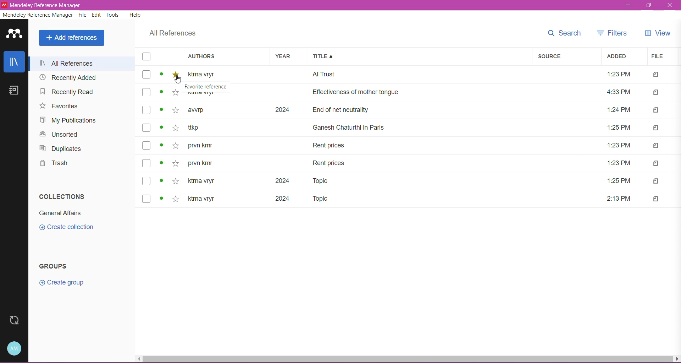 Image resolution: width=681 pixels, height=363 pixels. I want to click on Click to select, so click(146, 110).